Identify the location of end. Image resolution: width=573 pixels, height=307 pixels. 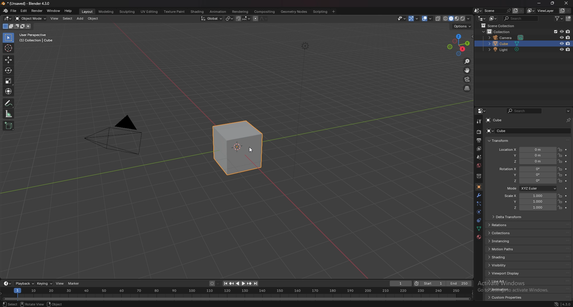
(459, 283).